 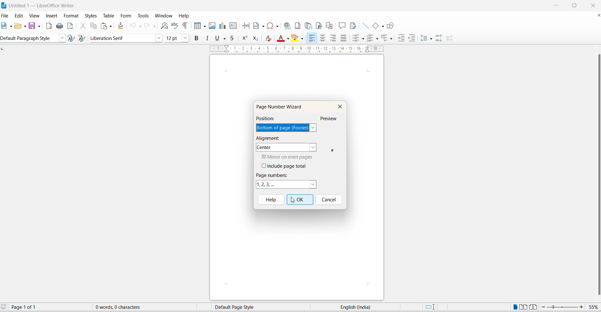 I want to click on form, so click(x=126, y=16).